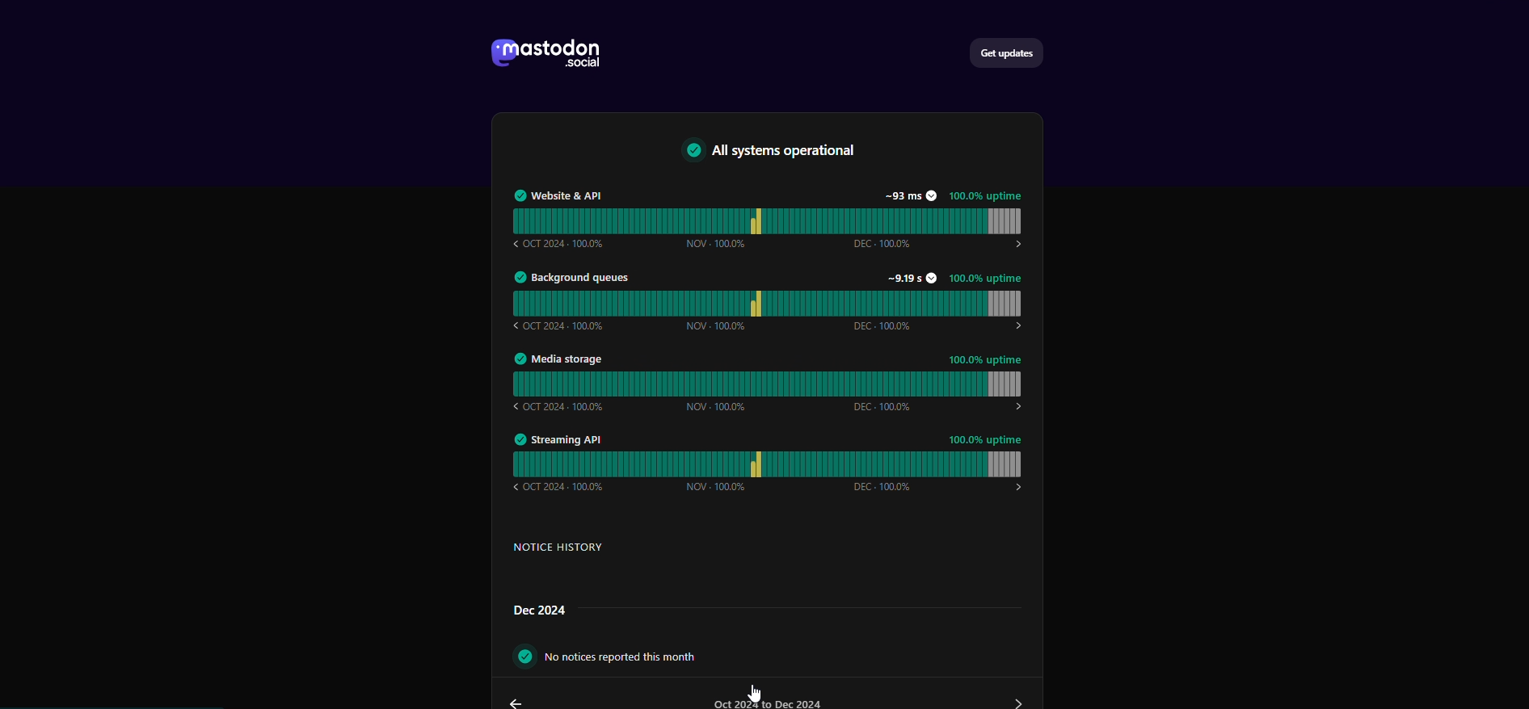  I want to click on website and api status, so click(772, 217).